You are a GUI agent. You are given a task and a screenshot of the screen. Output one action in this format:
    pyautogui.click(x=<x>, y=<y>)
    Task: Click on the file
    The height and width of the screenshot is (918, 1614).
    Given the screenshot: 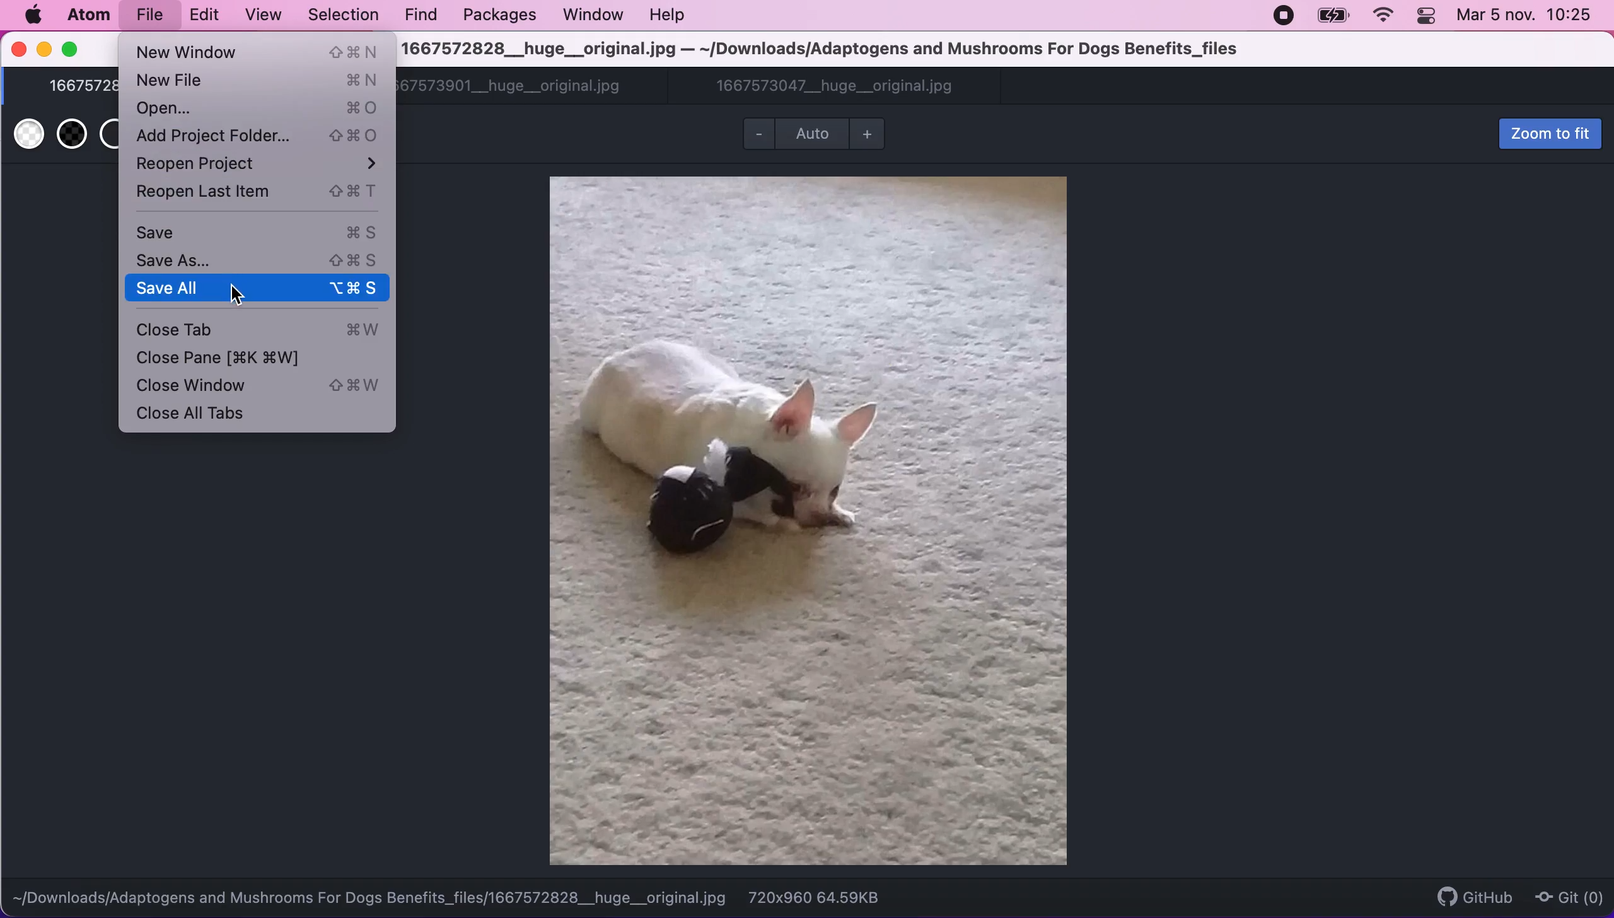 What is the action you would take?
    pyautogui.click(x=153, y=16)
    